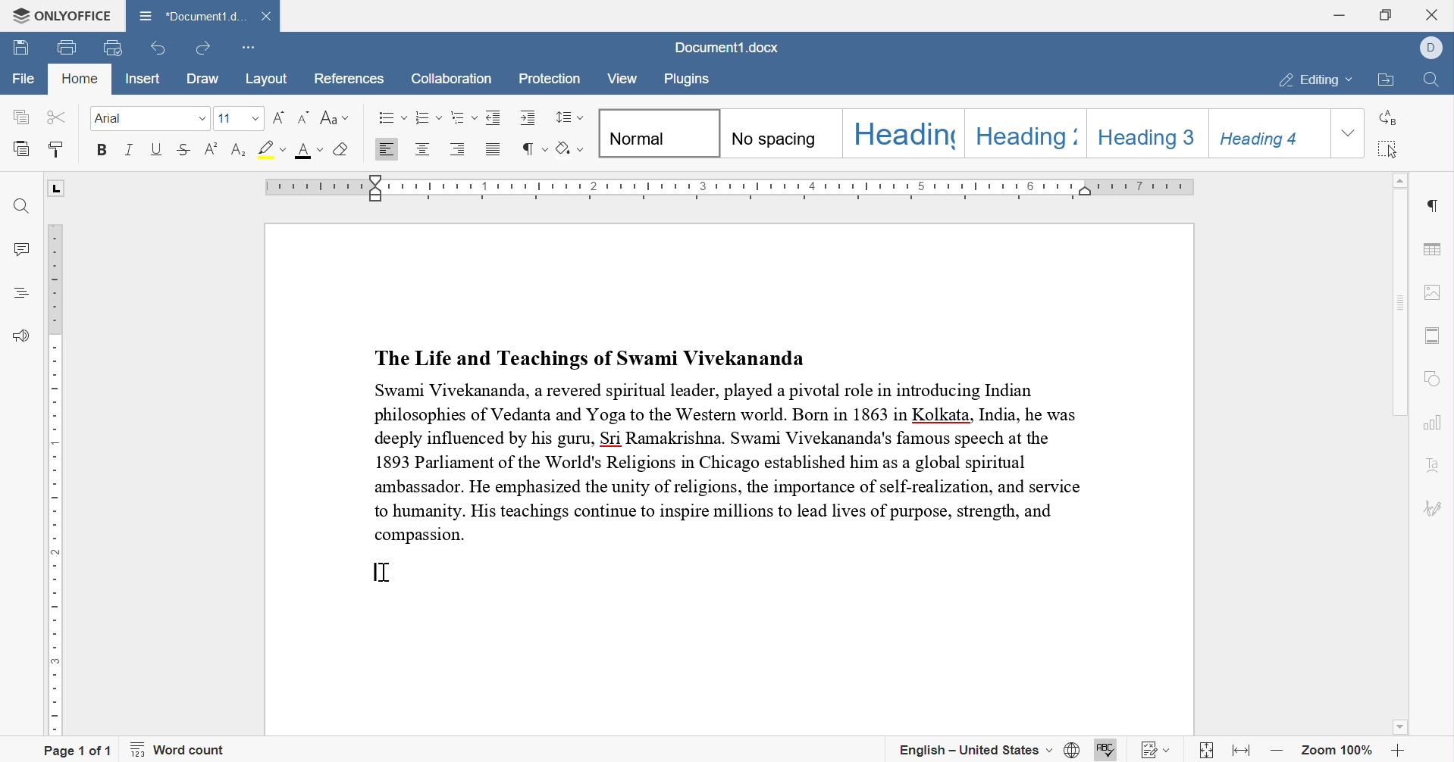 This screenshot has width=1454, height=762. Describe the element at coordinates (384, 150) in the screenshot. I see `align left` at that location.